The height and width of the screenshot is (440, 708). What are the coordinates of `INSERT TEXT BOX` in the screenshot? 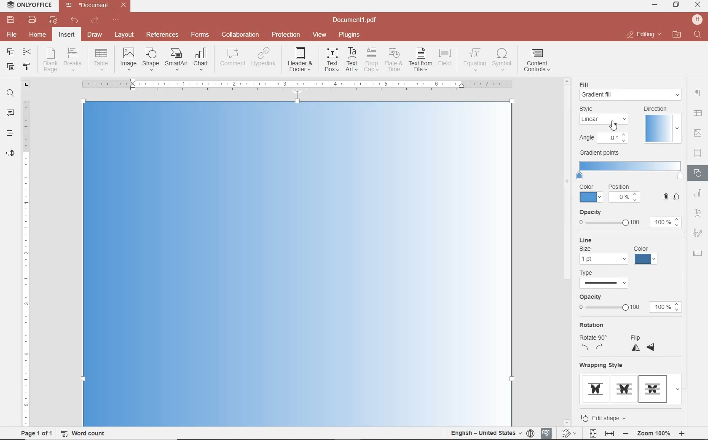 It's located at (332, 59).